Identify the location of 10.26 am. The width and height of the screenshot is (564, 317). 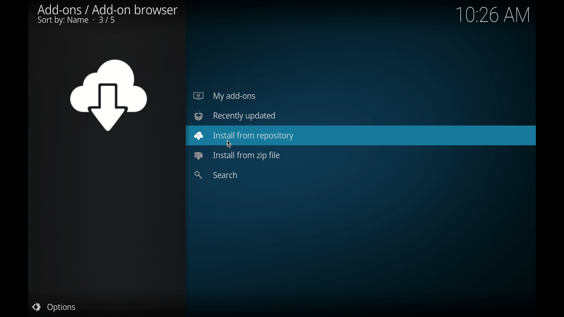
(493, 15).